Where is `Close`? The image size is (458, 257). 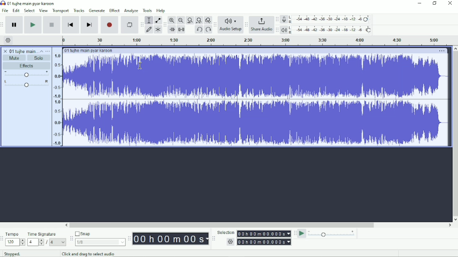 Close is located at coordinates (450, 4).